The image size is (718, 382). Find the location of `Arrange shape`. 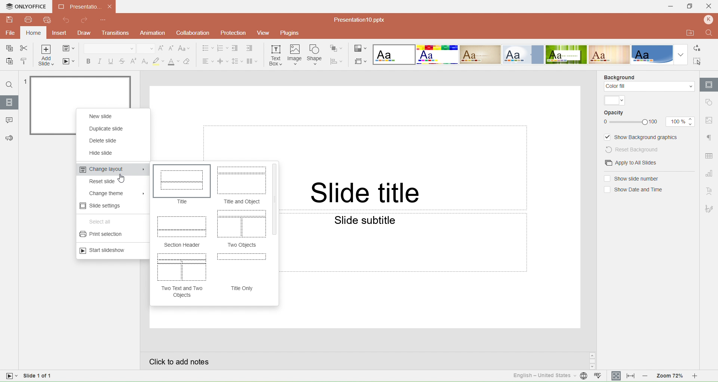

Arrange shape is located at coordinates (337, 47).